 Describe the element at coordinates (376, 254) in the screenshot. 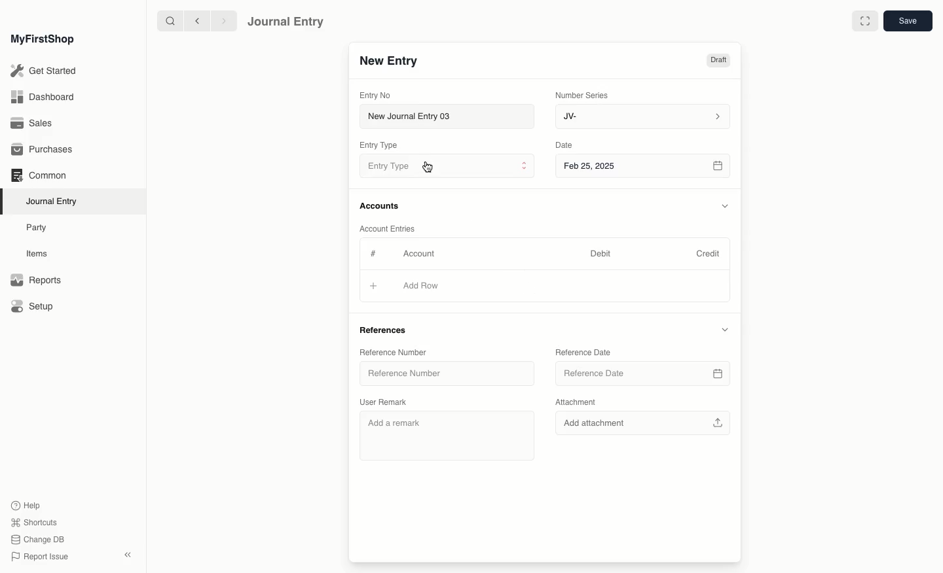

I see `Hashtag` at that location.